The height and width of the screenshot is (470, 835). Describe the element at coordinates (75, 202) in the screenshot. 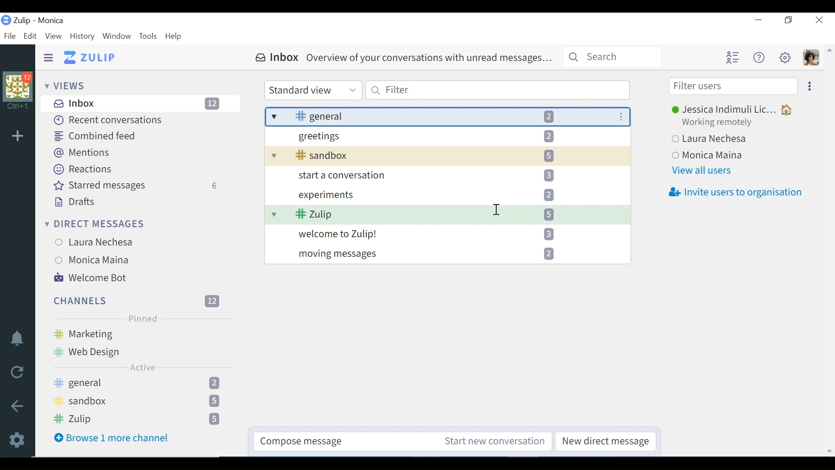

I see `Drafts` at that location.